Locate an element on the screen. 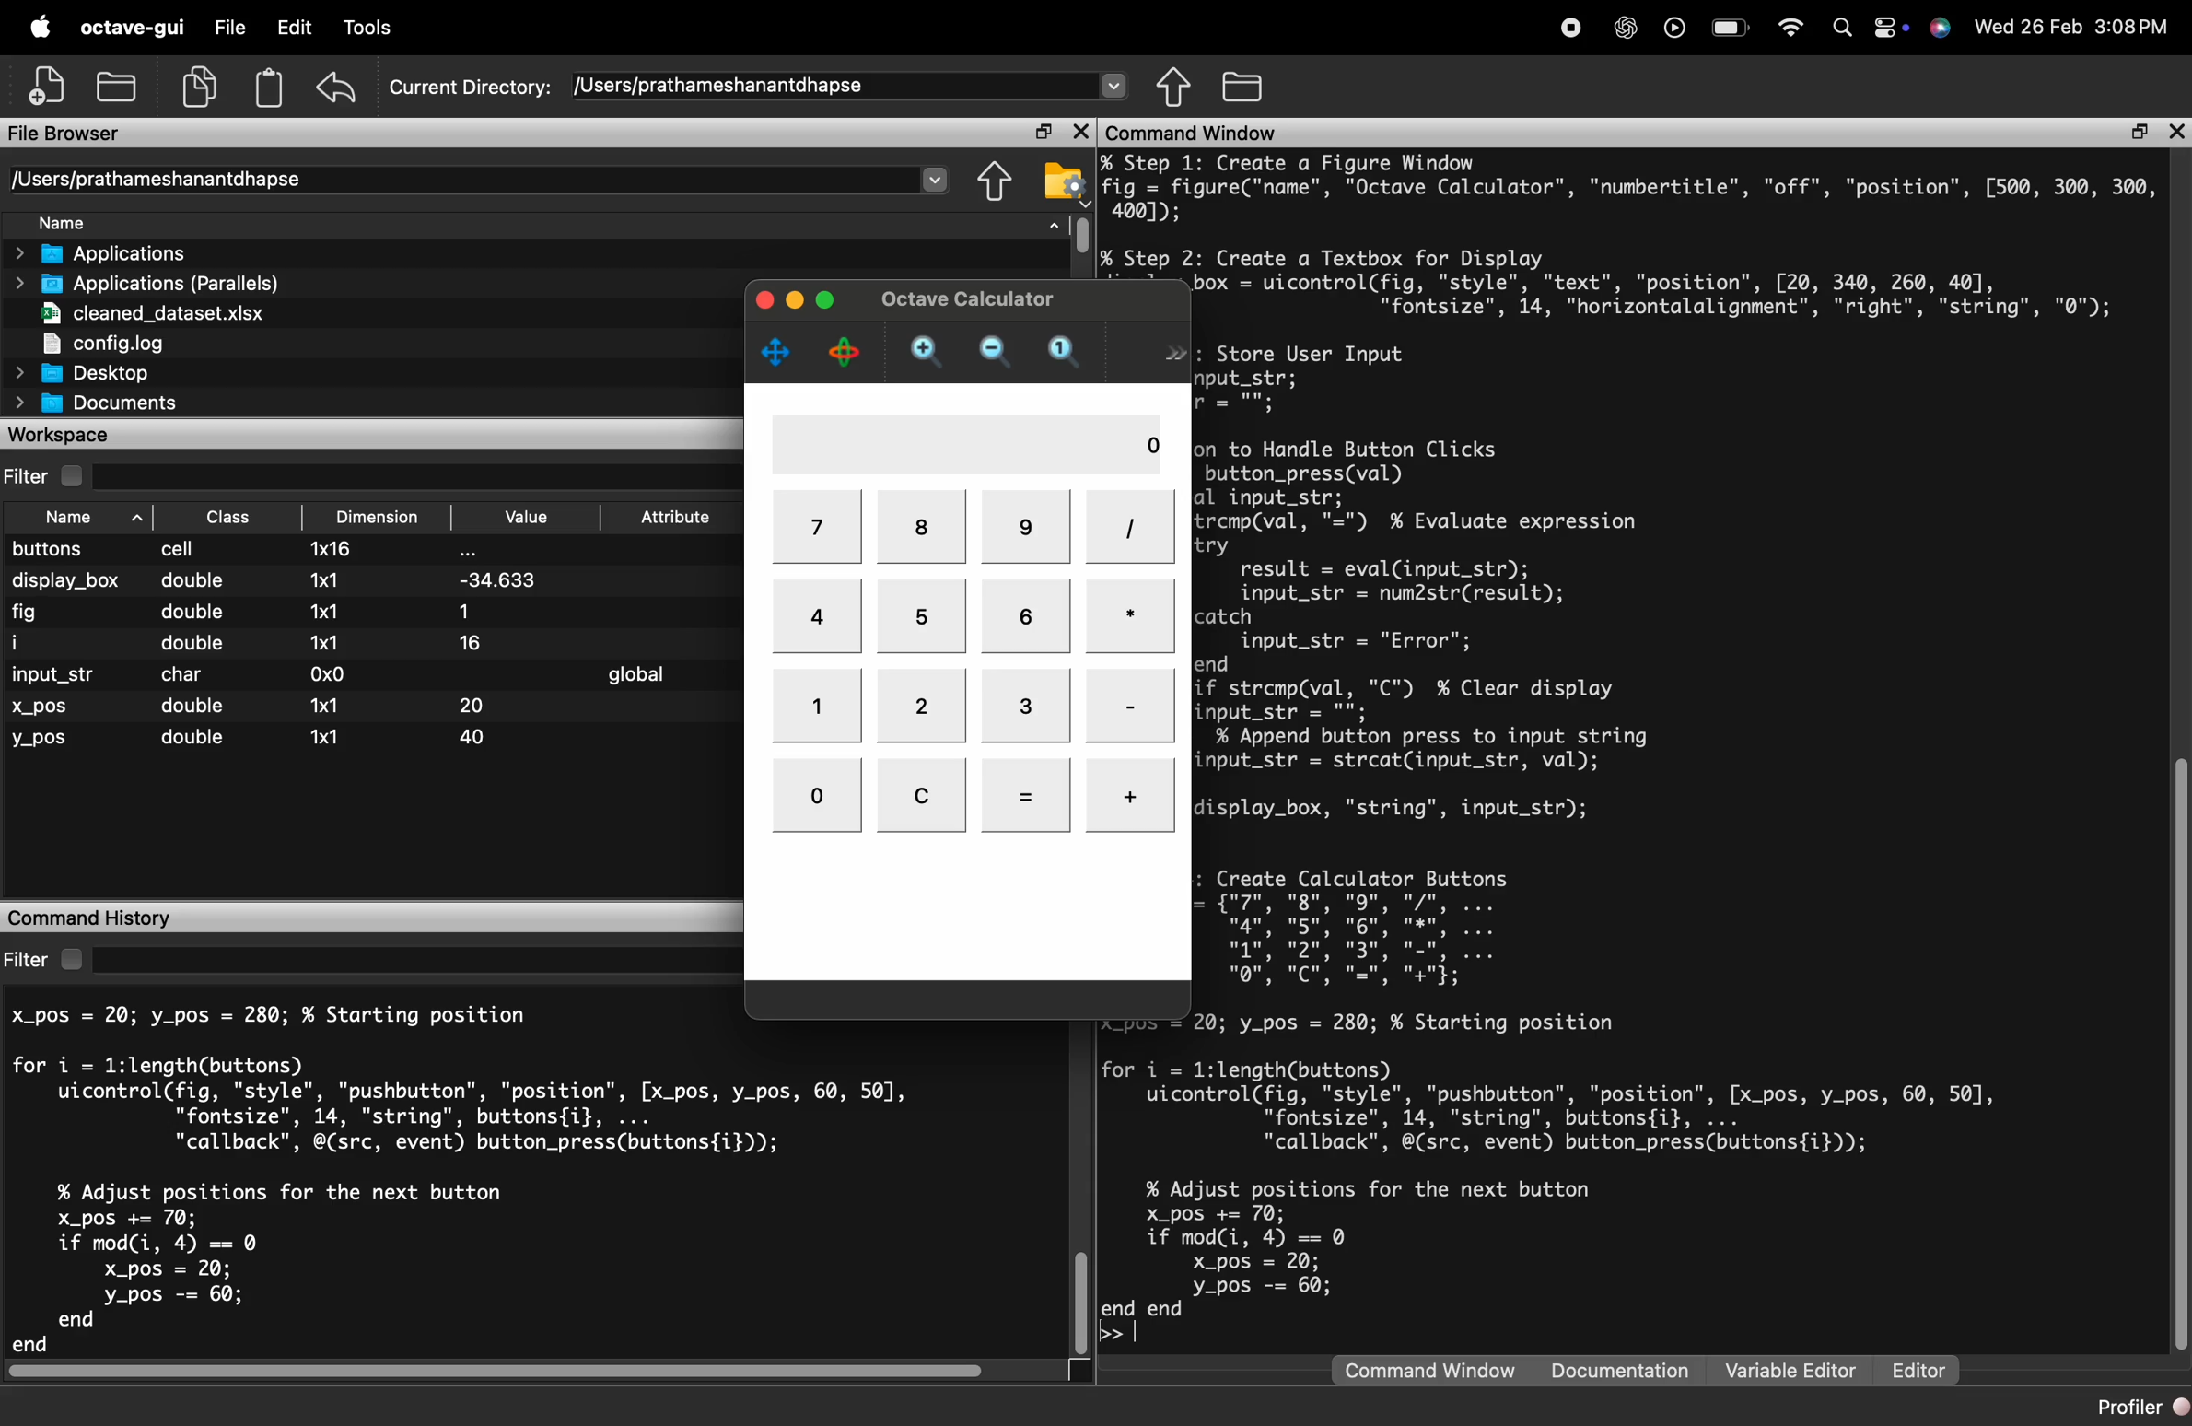 This screenshot has width=2192, height=1426. Octave Calculator is located at coordinates (965, 299).